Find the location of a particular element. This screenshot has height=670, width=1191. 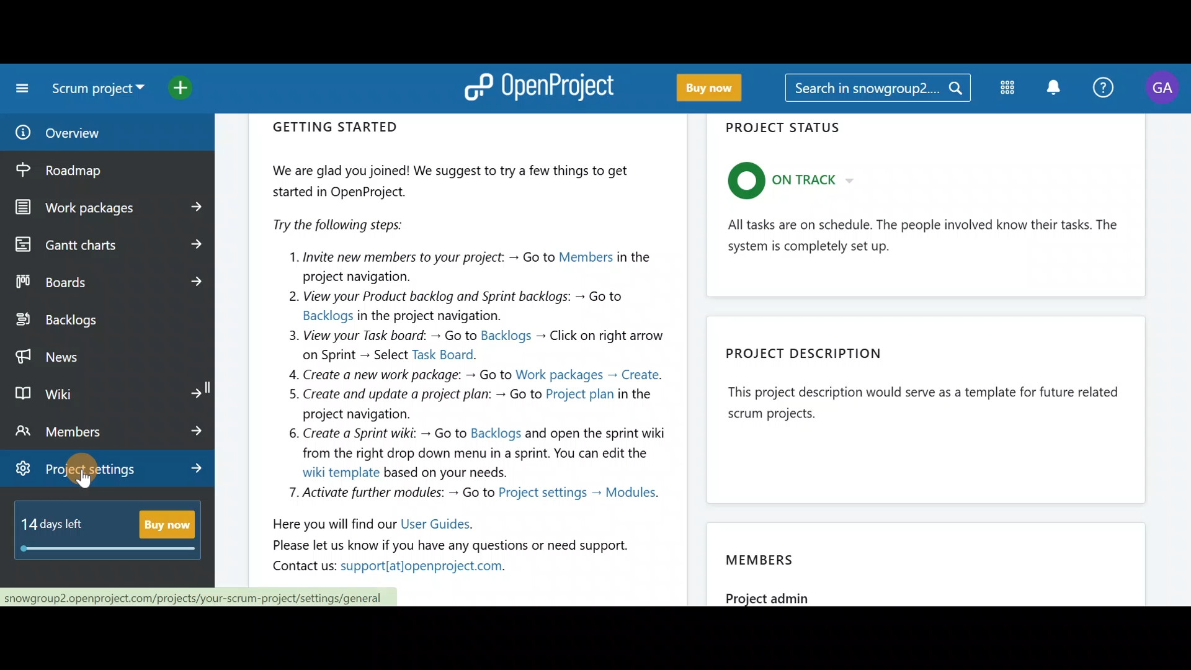

Overview is located at coordinates (92, 133).